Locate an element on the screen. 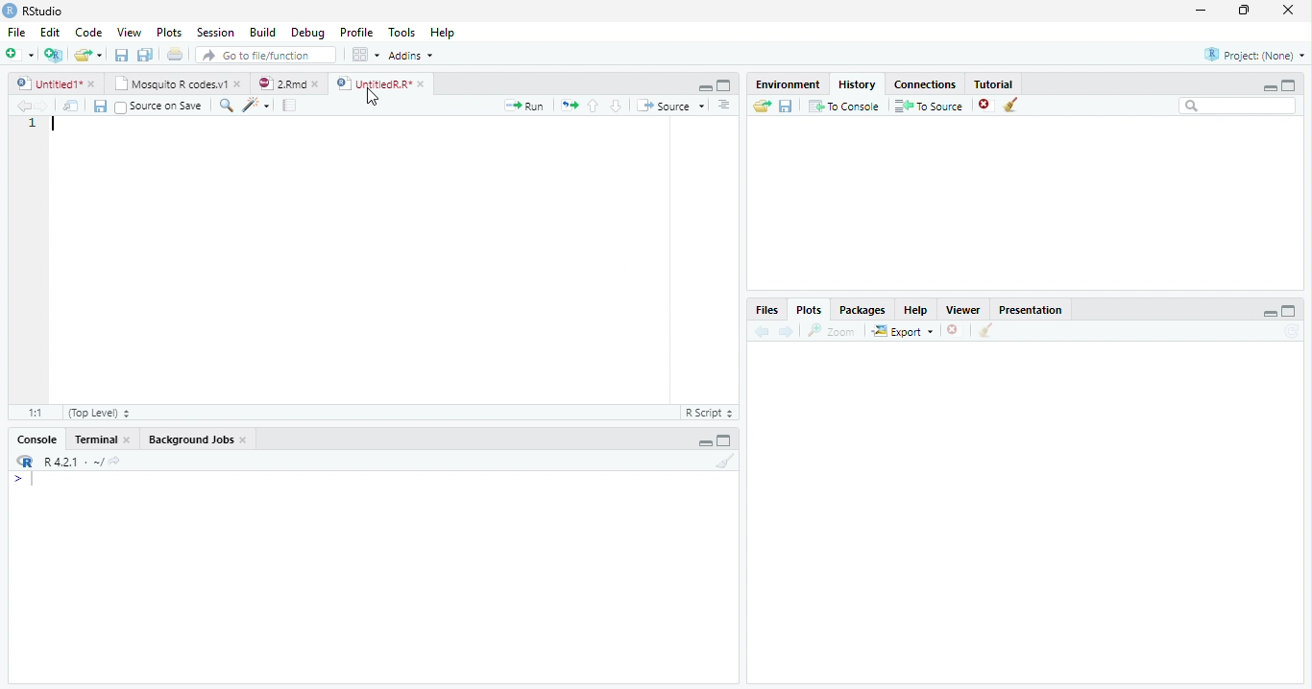 This screenshot has width=1312, height=689. Addins is located at coordinates (411, 56).